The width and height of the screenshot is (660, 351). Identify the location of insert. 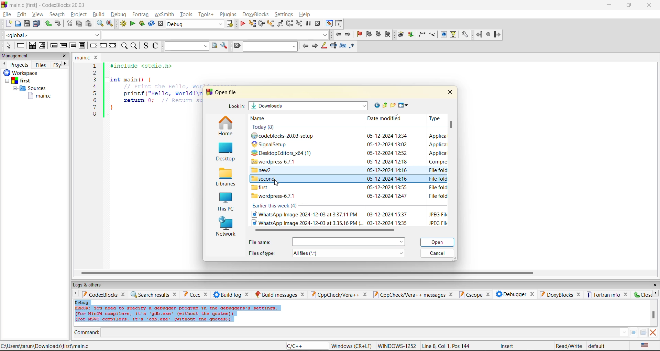
(508, 346).